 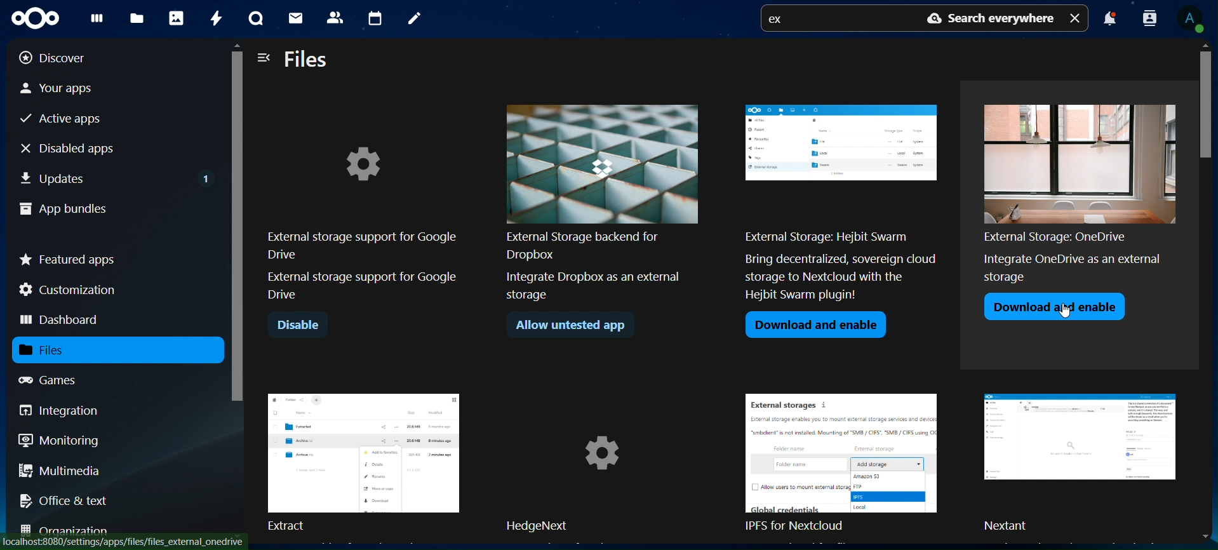 I want to click on multimedia, so click(x=60, y=473).